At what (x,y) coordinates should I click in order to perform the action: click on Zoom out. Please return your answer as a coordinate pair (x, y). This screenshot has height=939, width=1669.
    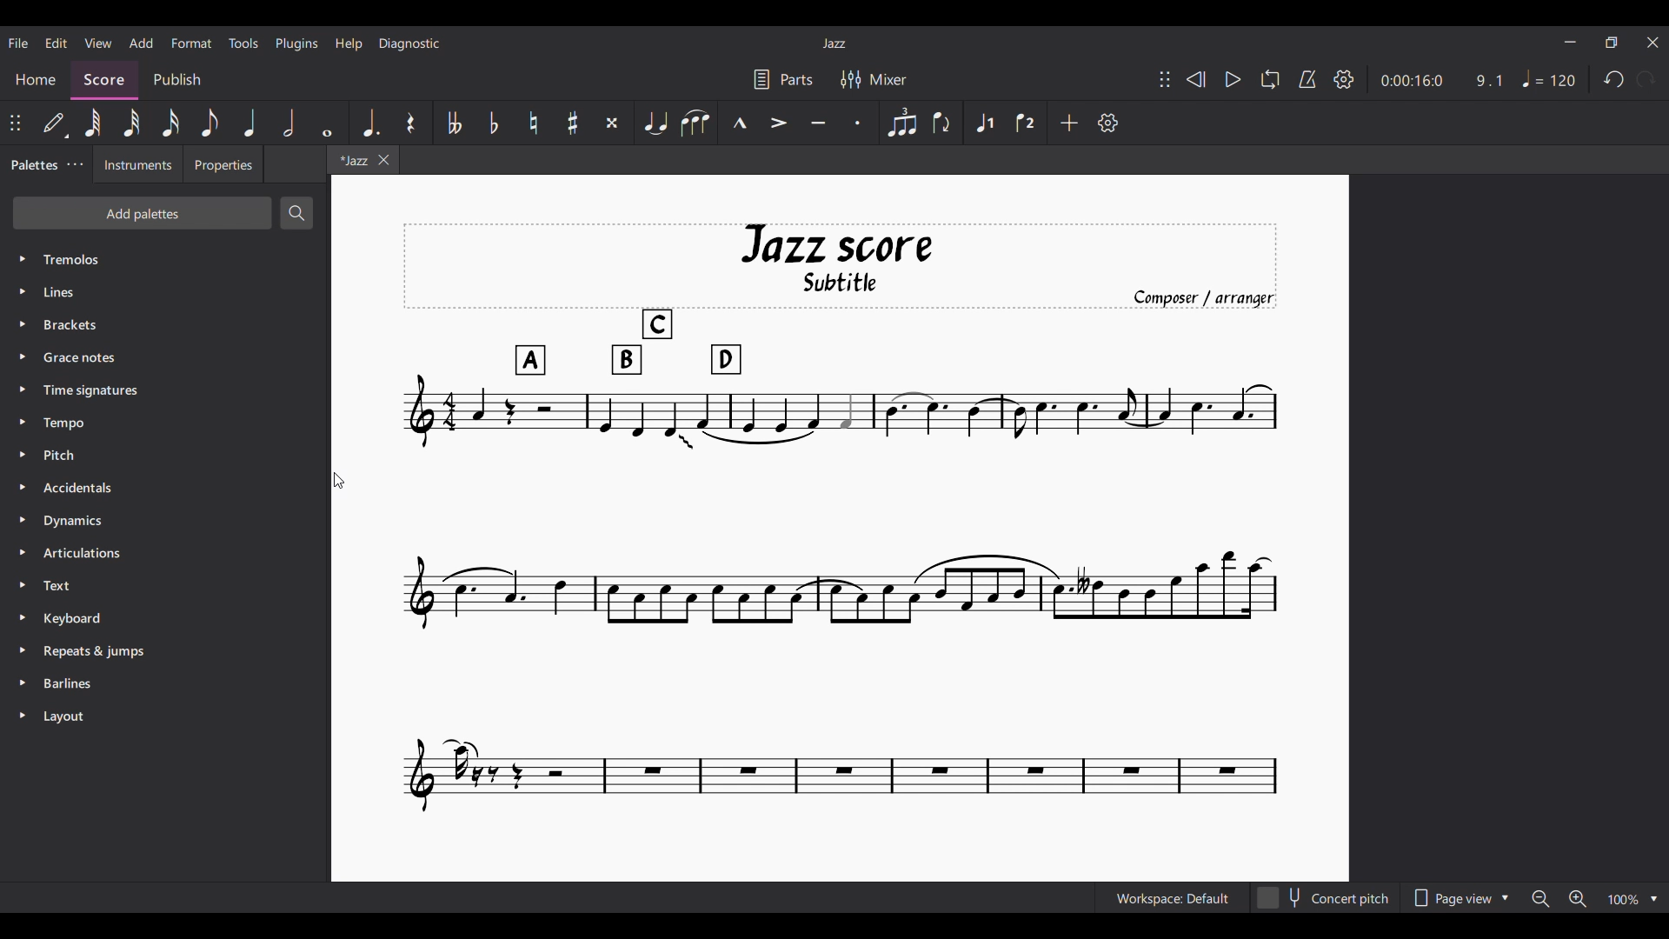
    Looking at the image, I should click on (1541, 899).